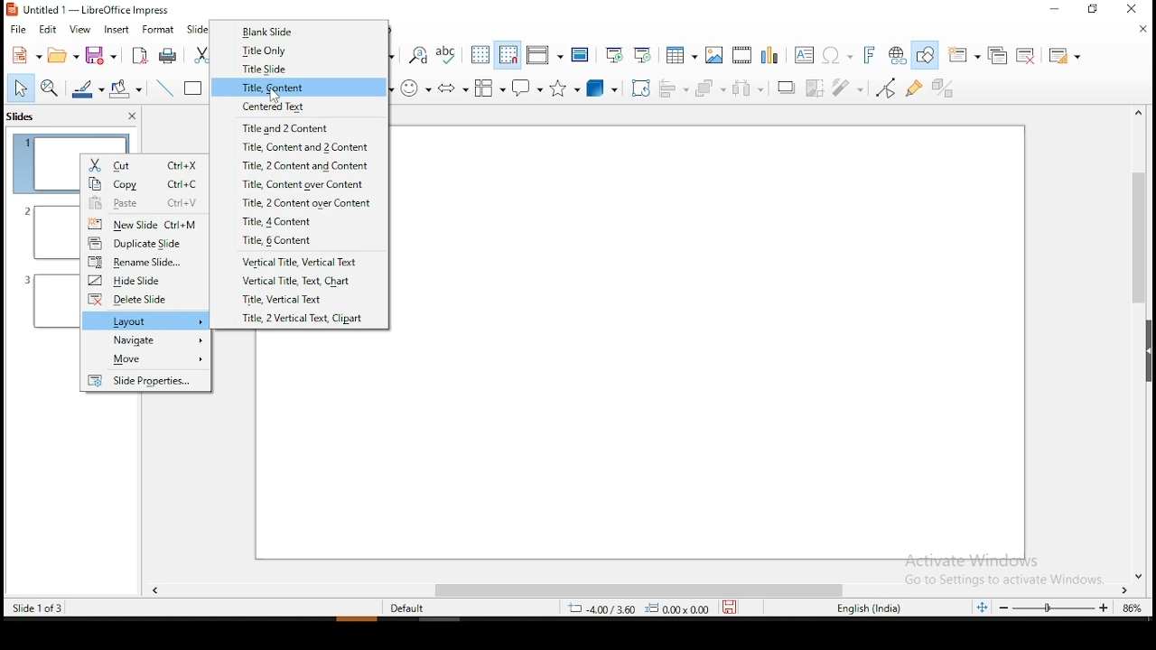 The height and width of the screenshot is (650, 1156). What do you see at coordinates (603, 609) in the screenshot?
I see `4.00/3.60` at bounding box center [603, 609].